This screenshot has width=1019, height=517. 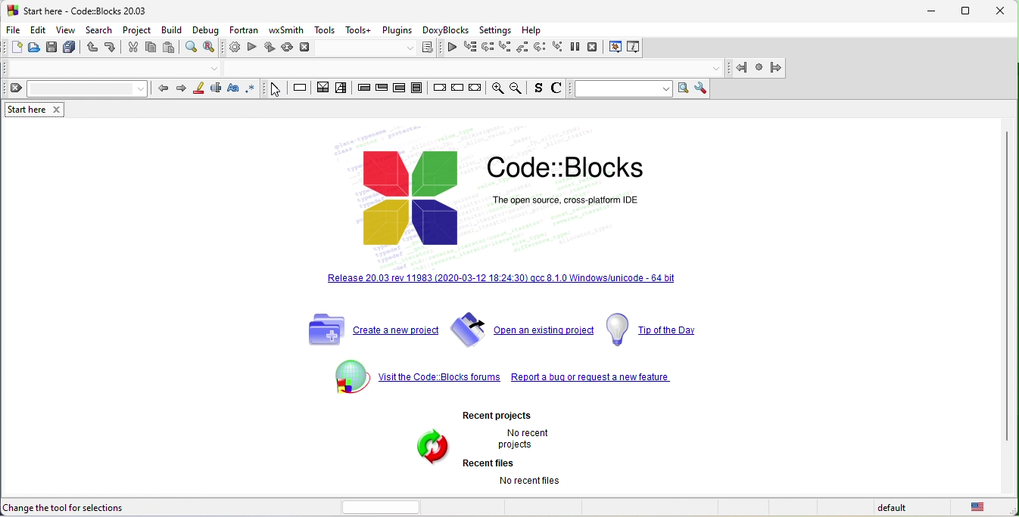 I want to click on cut, so click(x=133, y=48).